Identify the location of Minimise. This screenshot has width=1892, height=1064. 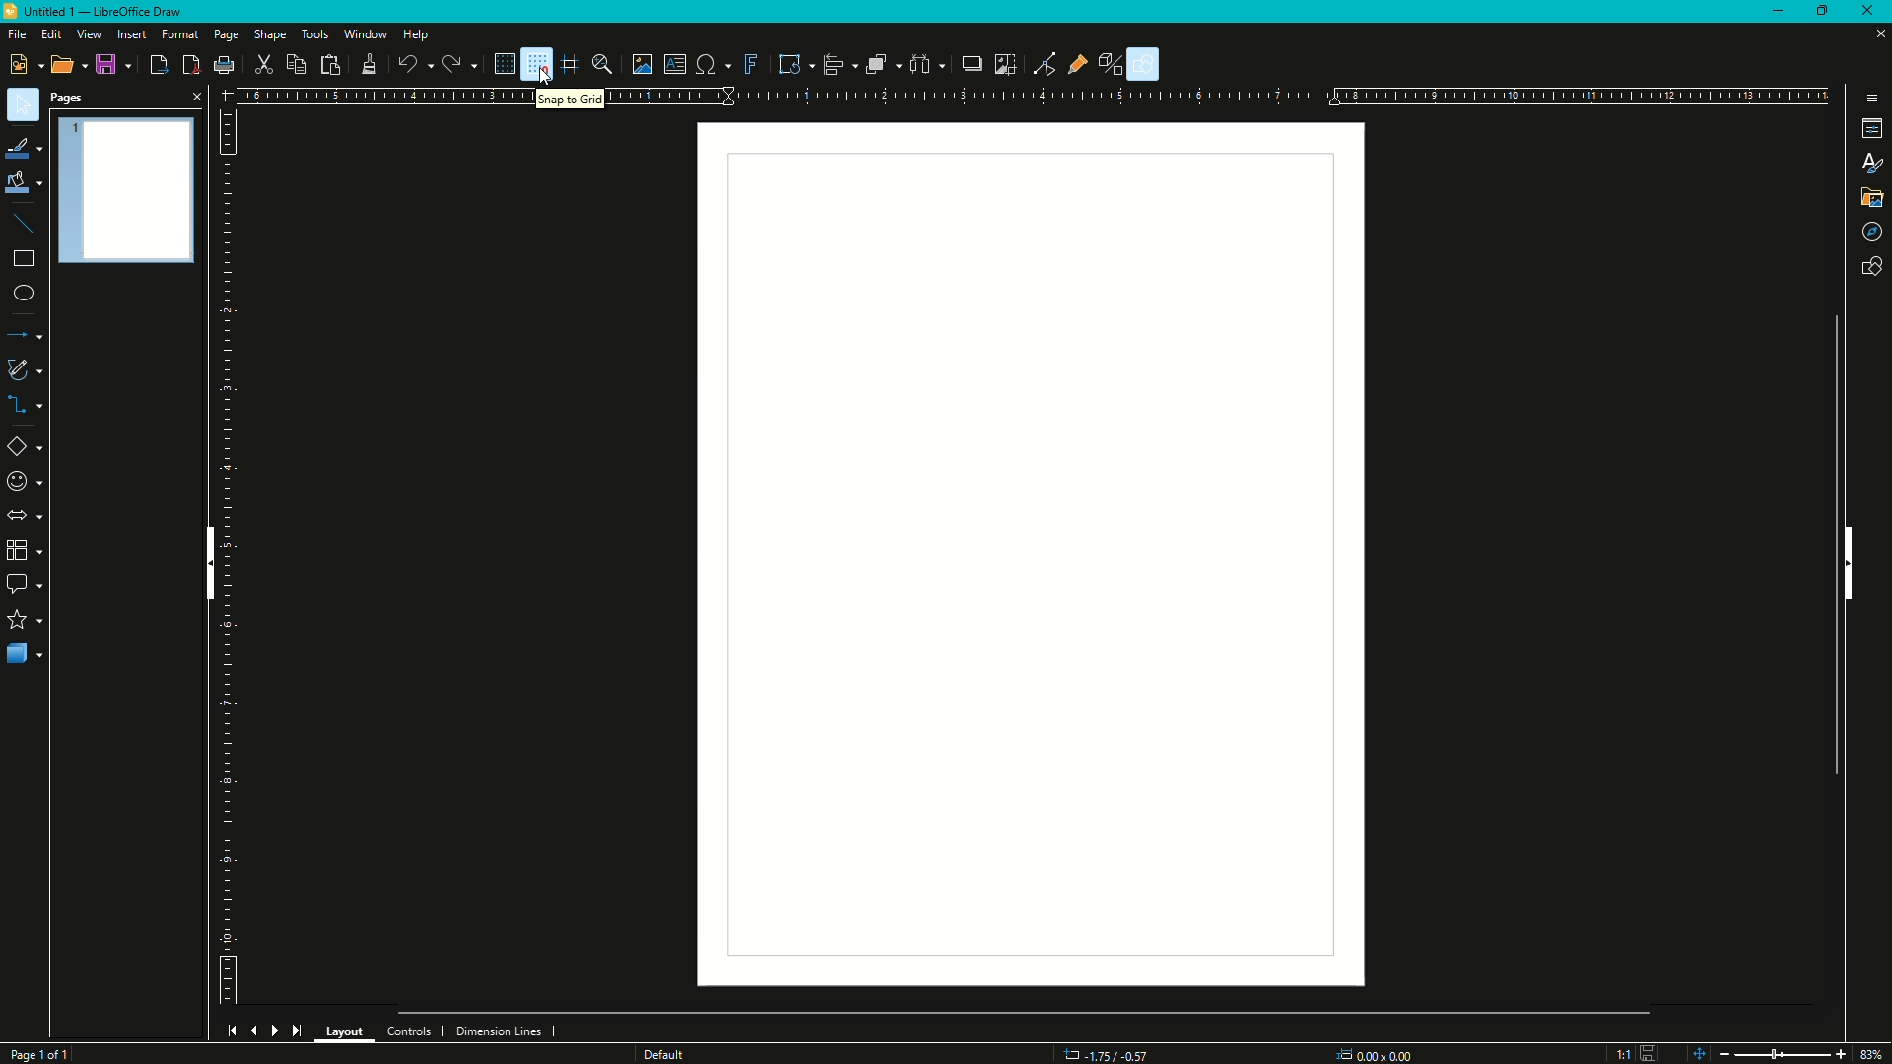
(1774, 12).